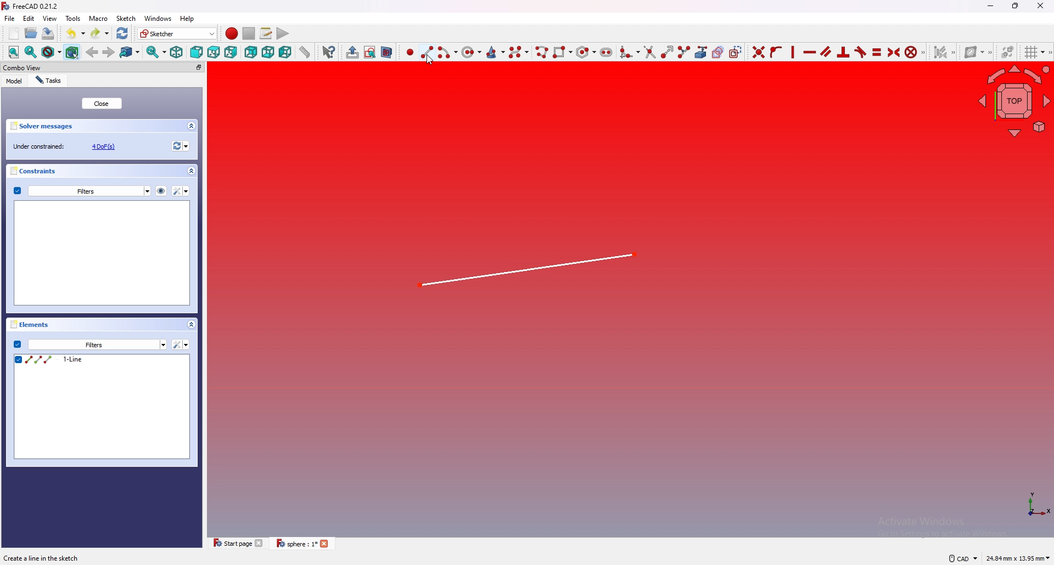 This screenshot has width=1054, height=565. Describe the element at coordinates (30, 33) in the screenshot. I see `Open...` at that location.